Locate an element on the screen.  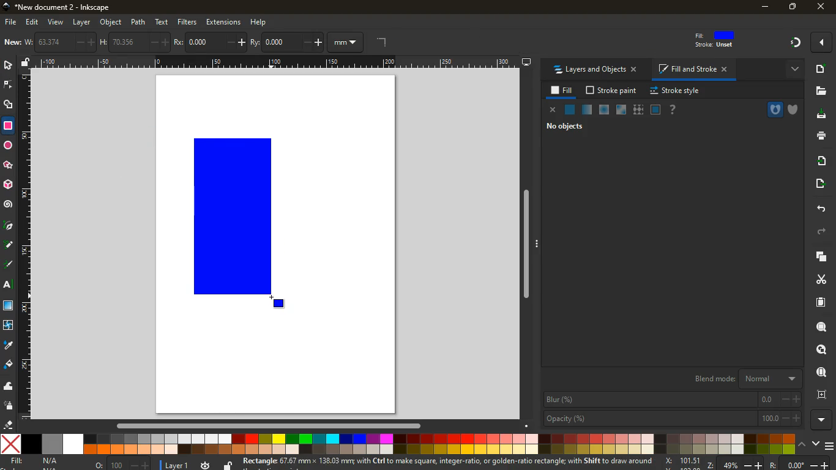
down is located at coordinates (815, 444).